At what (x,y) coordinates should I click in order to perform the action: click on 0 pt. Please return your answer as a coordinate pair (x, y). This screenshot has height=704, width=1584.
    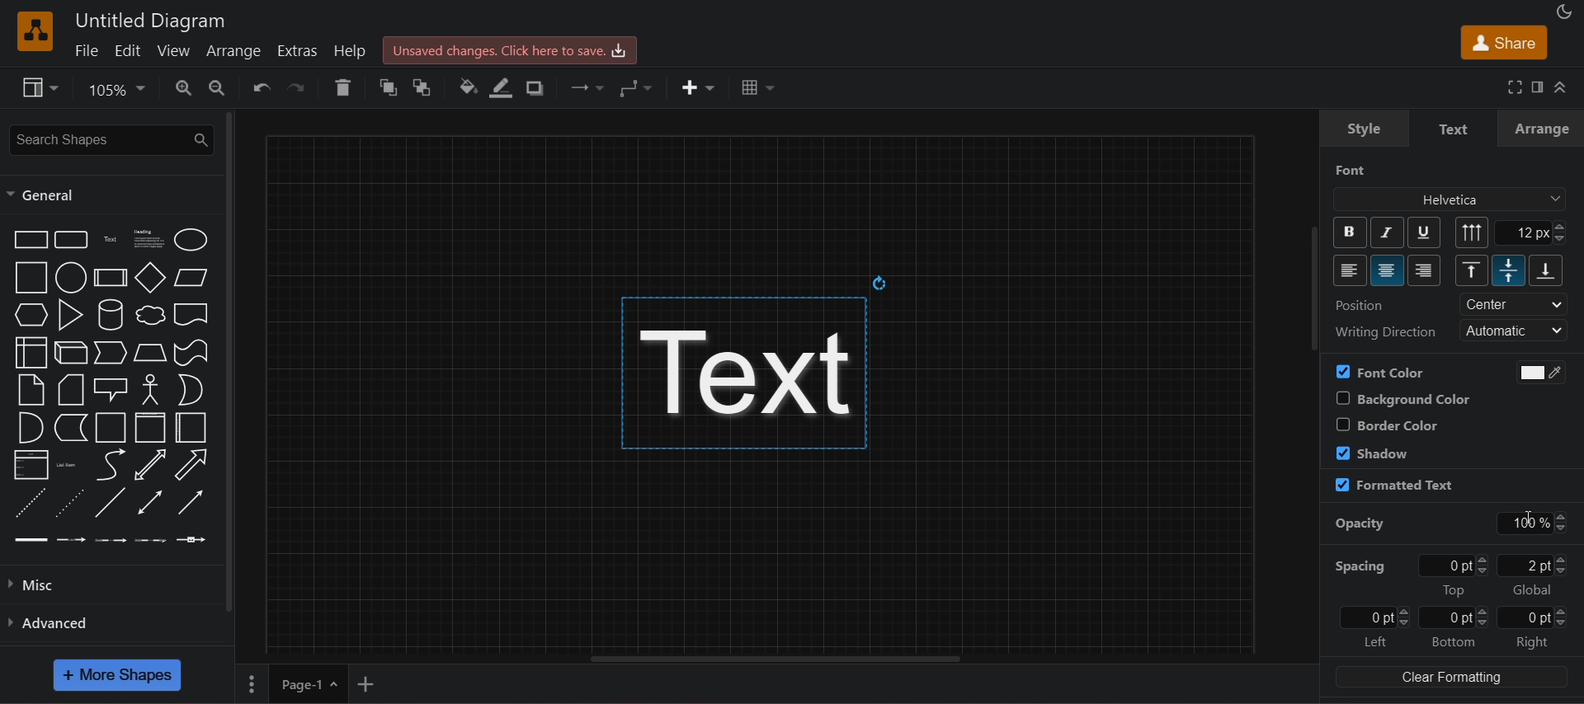
    Looking at the image, I should click on (1454, 618).